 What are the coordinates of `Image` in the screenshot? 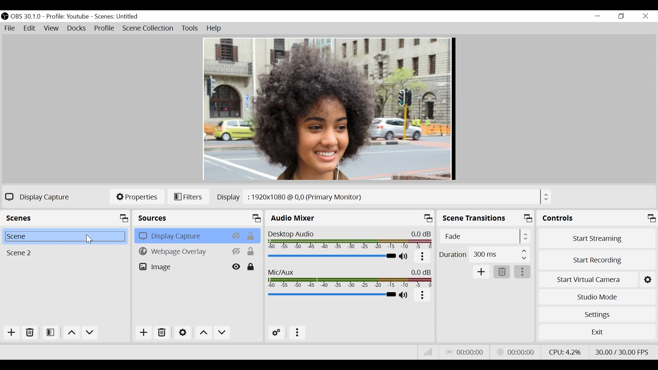 It's located at (182, 266).